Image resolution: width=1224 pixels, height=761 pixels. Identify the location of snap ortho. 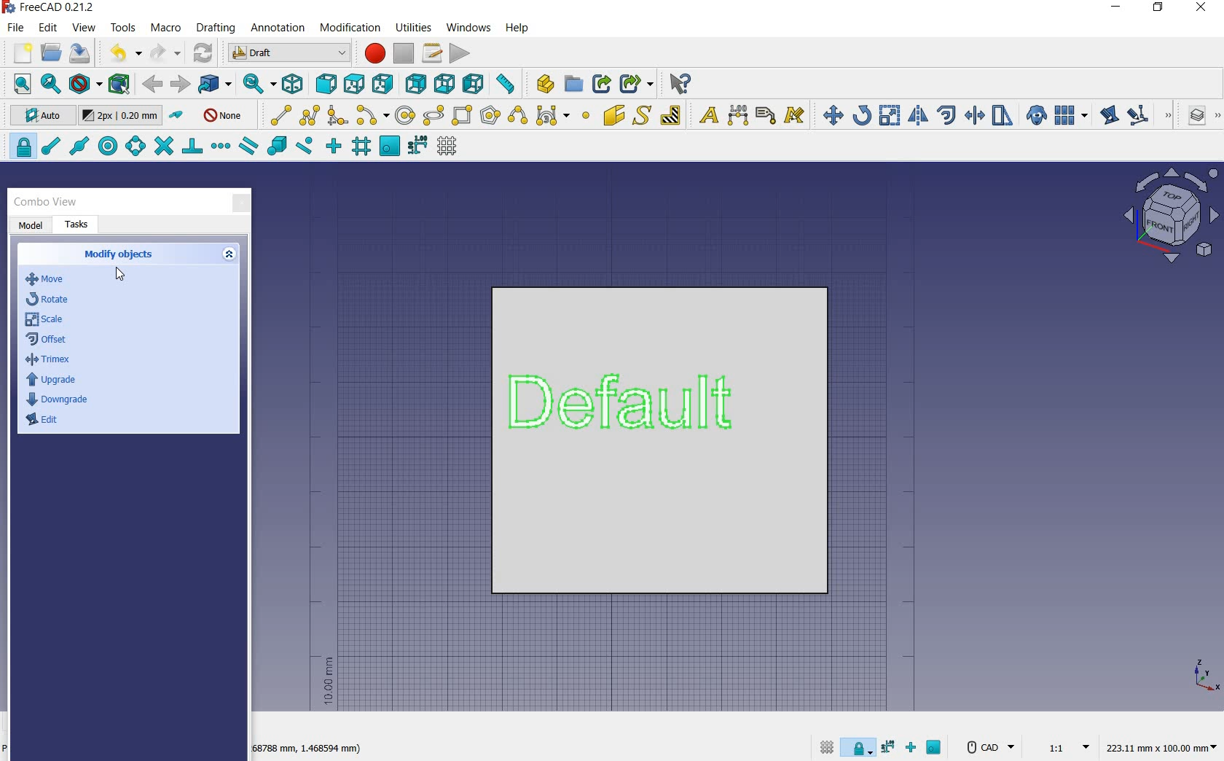
(914, 749).